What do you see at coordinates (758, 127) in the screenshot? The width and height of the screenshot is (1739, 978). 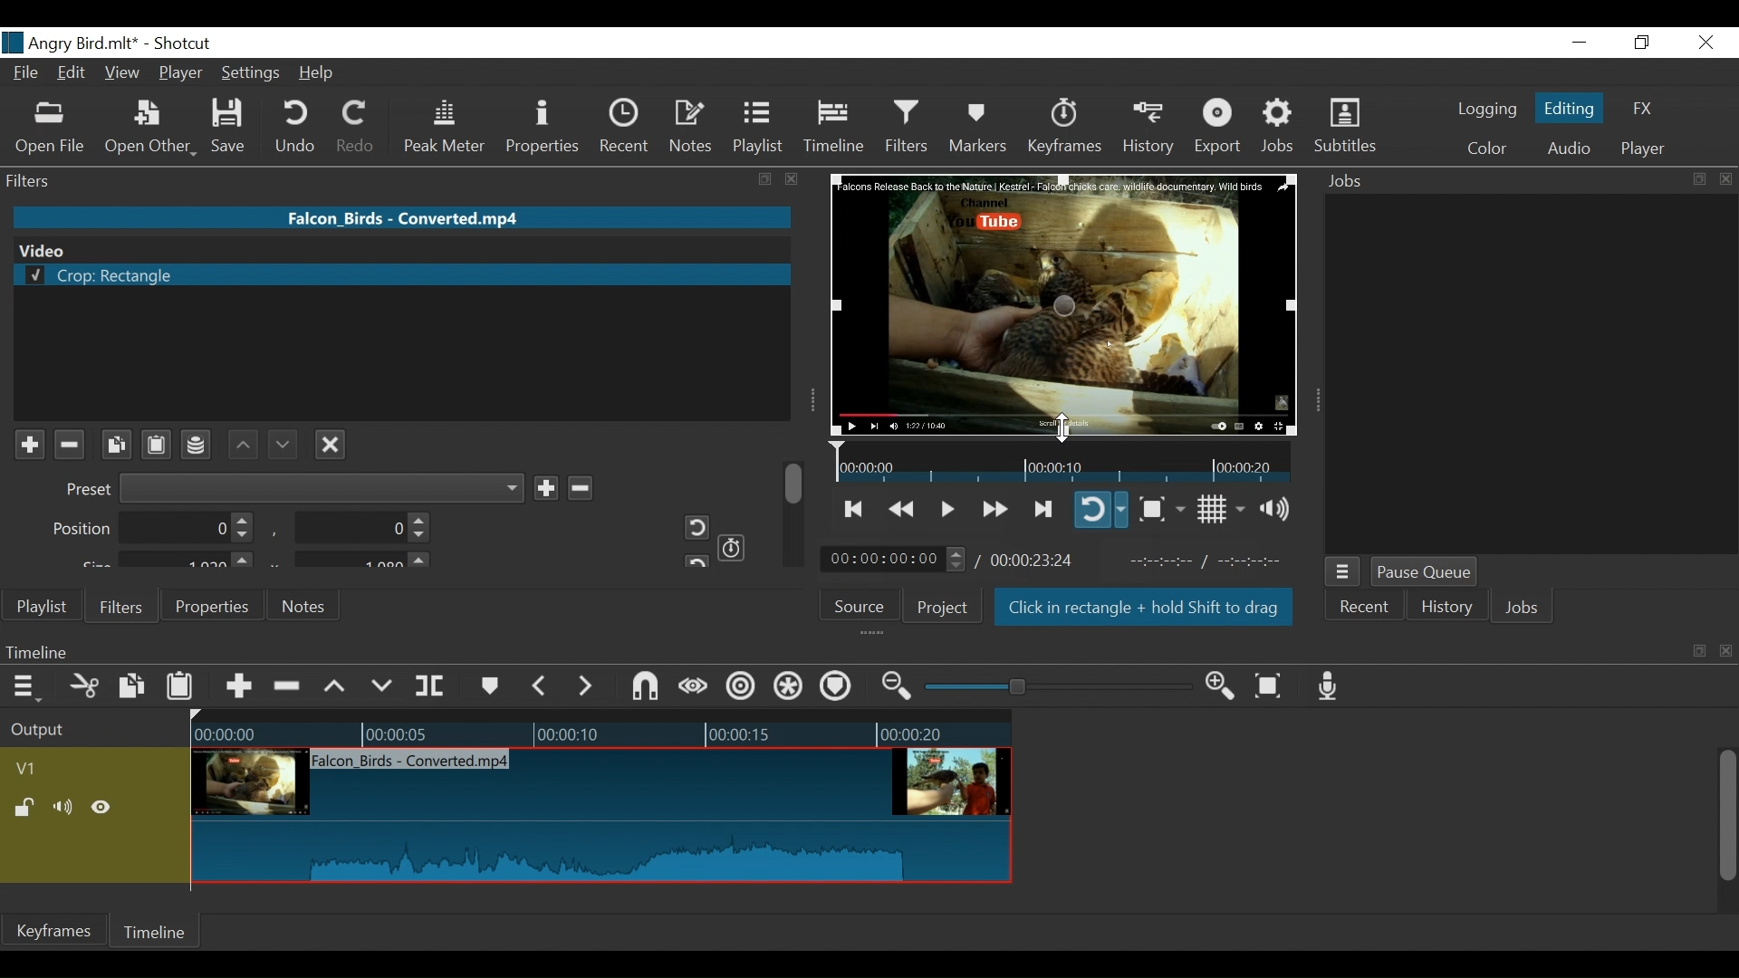 I see `Playlist` at bounding box center [758, 127].